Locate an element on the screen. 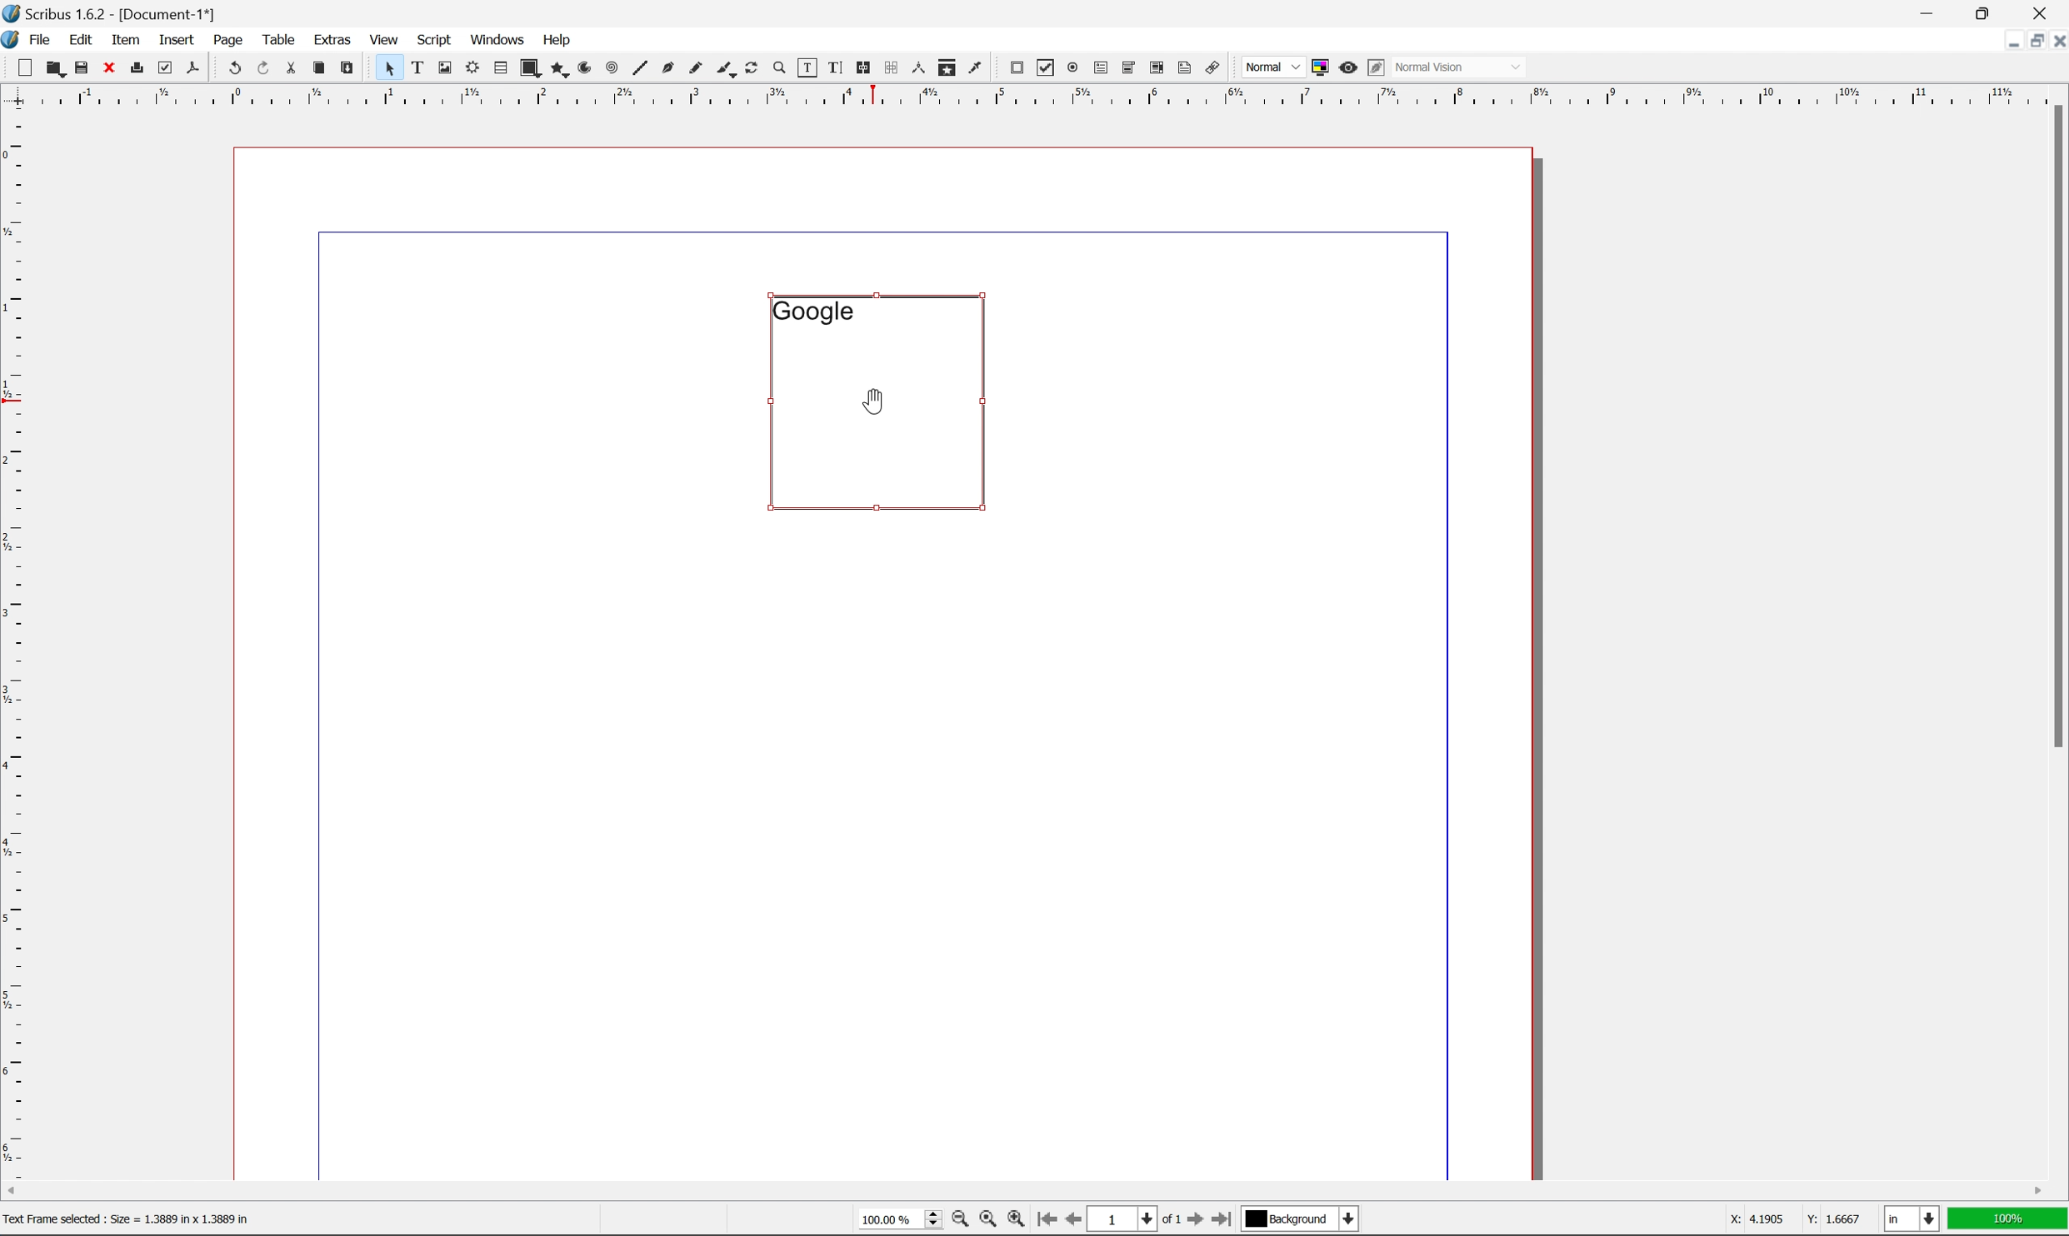  restore down is located at coordinates (1987, 12).